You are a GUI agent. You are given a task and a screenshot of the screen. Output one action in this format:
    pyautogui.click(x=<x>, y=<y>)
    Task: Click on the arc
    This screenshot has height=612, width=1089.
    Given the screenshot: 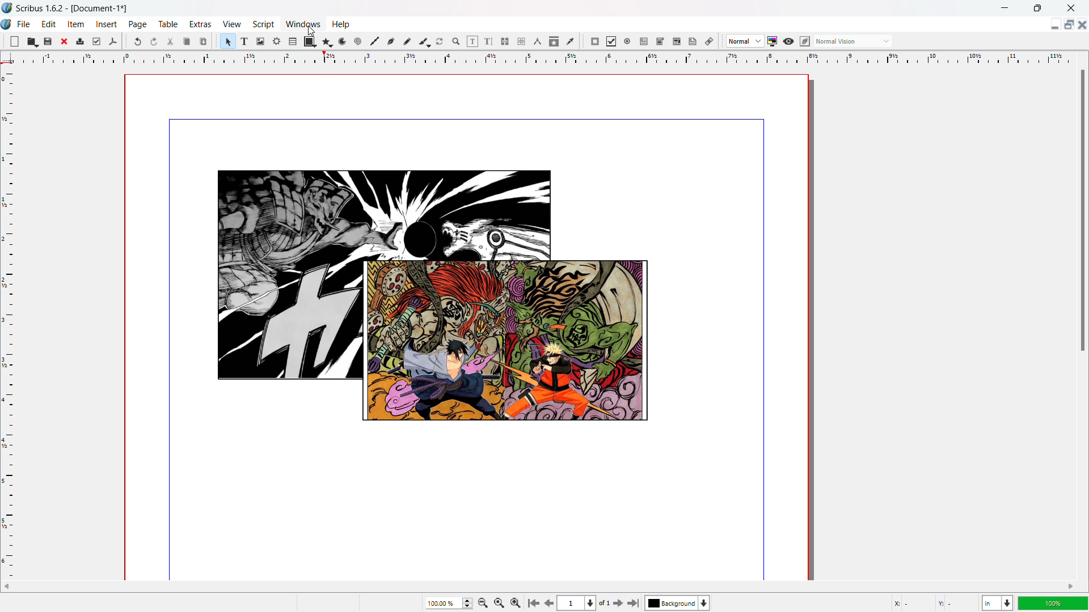 What is the action you would take?
    pyautogui.click(x=343, y=41)
    